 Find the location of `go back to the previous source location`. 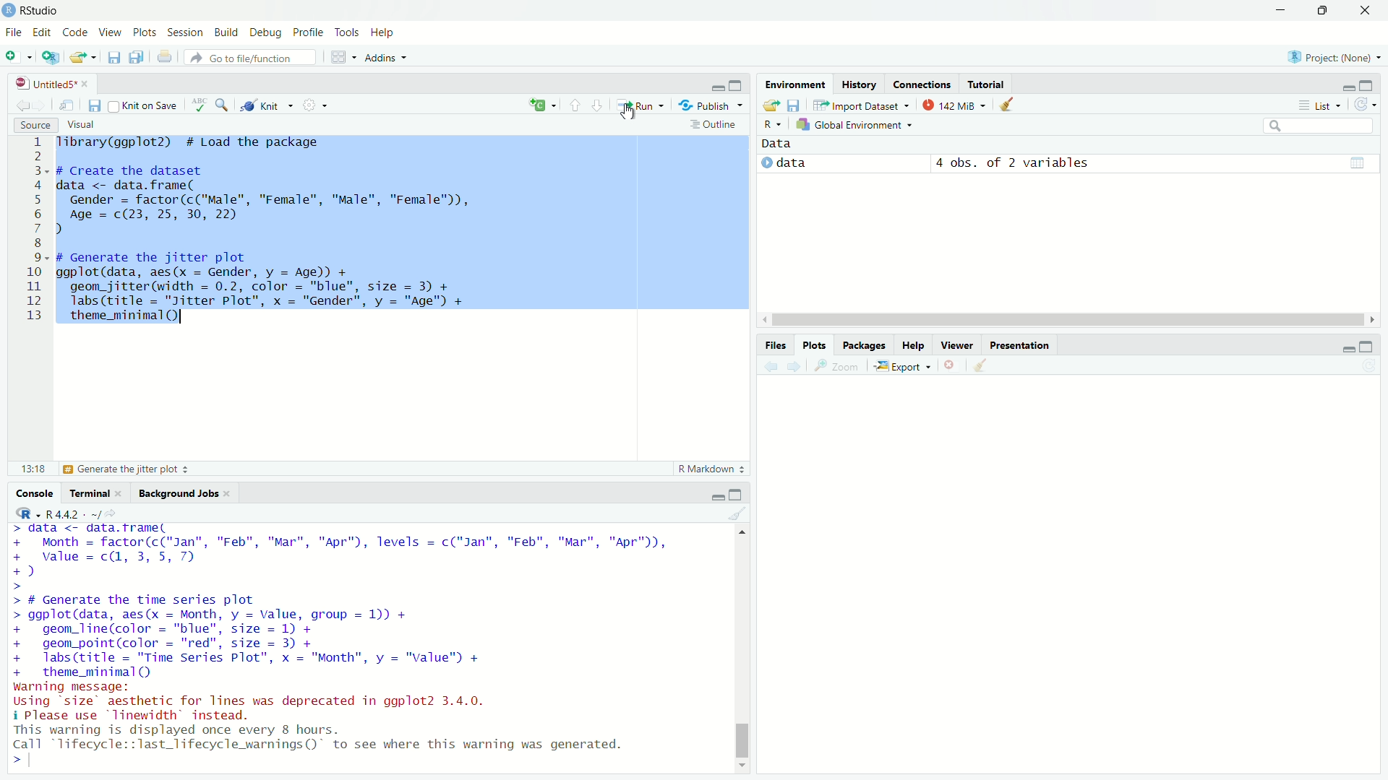

go back to the previous source location is located at coordinates (17, 103).